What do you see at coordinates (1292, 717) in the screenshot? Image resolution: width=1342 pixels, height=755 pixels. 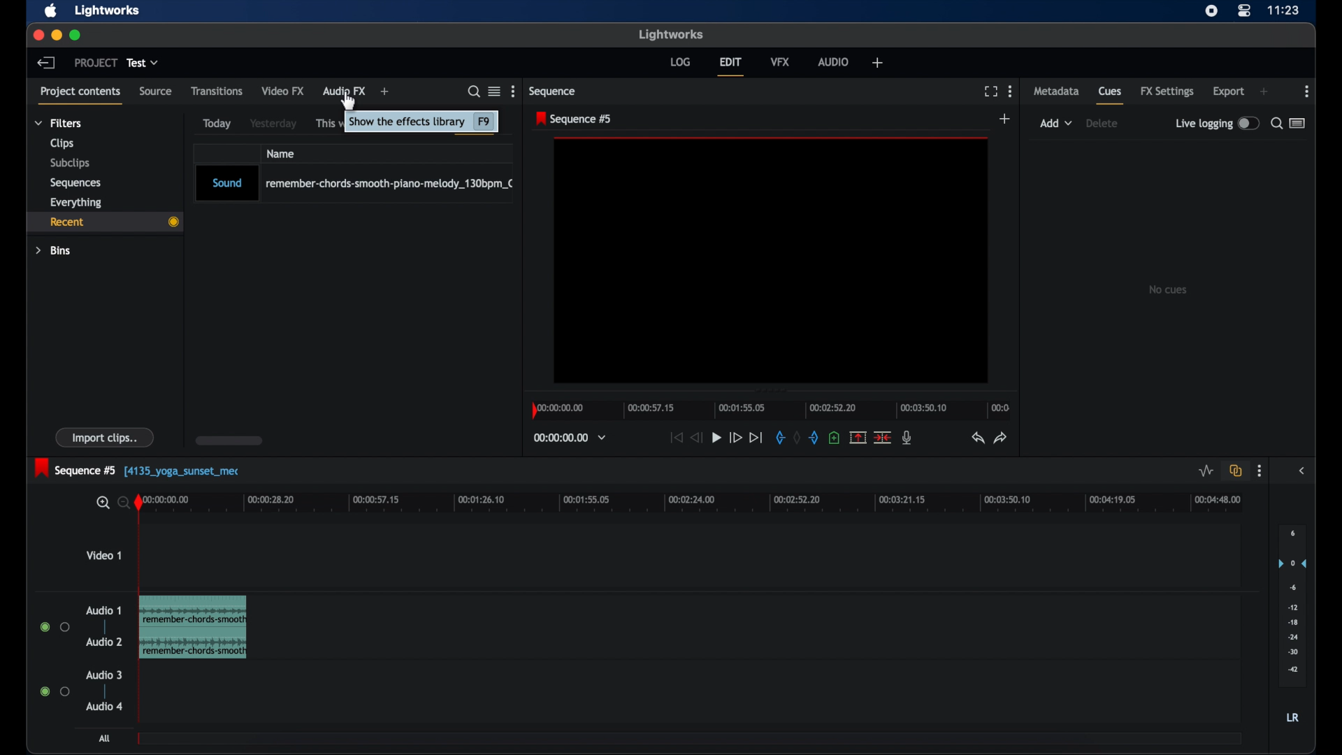 I see `LR` at bounding box center [1292, 717].